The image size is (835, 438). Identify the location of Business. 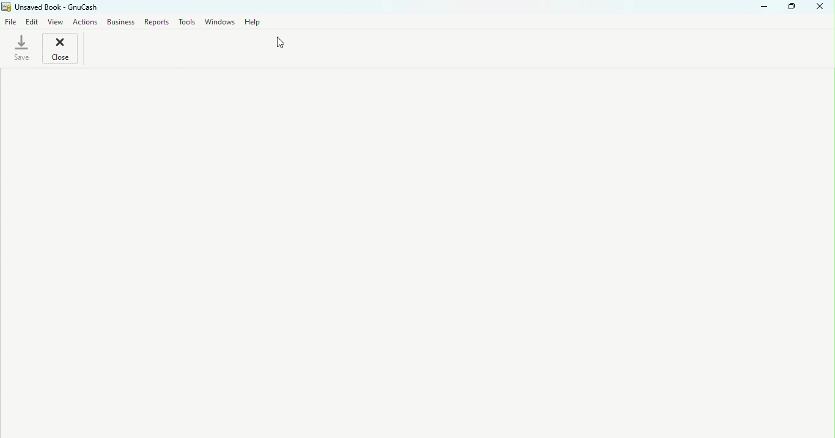
(123, 23).